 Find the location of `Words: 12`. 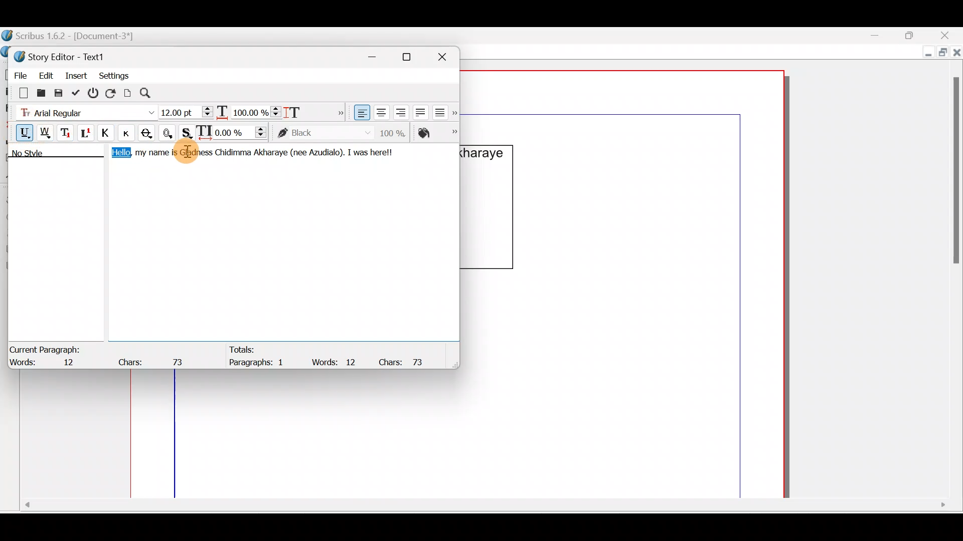

Words: 12 is located at coordinates (336, 362).